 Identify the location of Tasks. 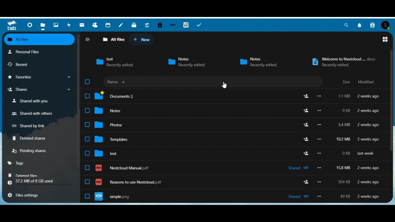
(200, 25).